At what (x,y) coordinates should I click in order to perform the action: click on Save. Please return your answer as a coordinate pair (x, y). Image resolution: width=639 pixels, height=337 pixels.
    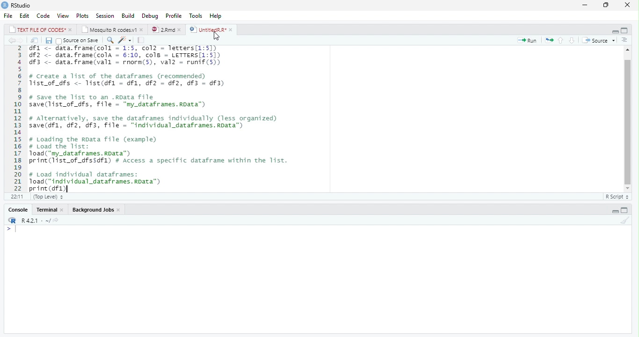
    Looking at the image, I should click on (49, 41).